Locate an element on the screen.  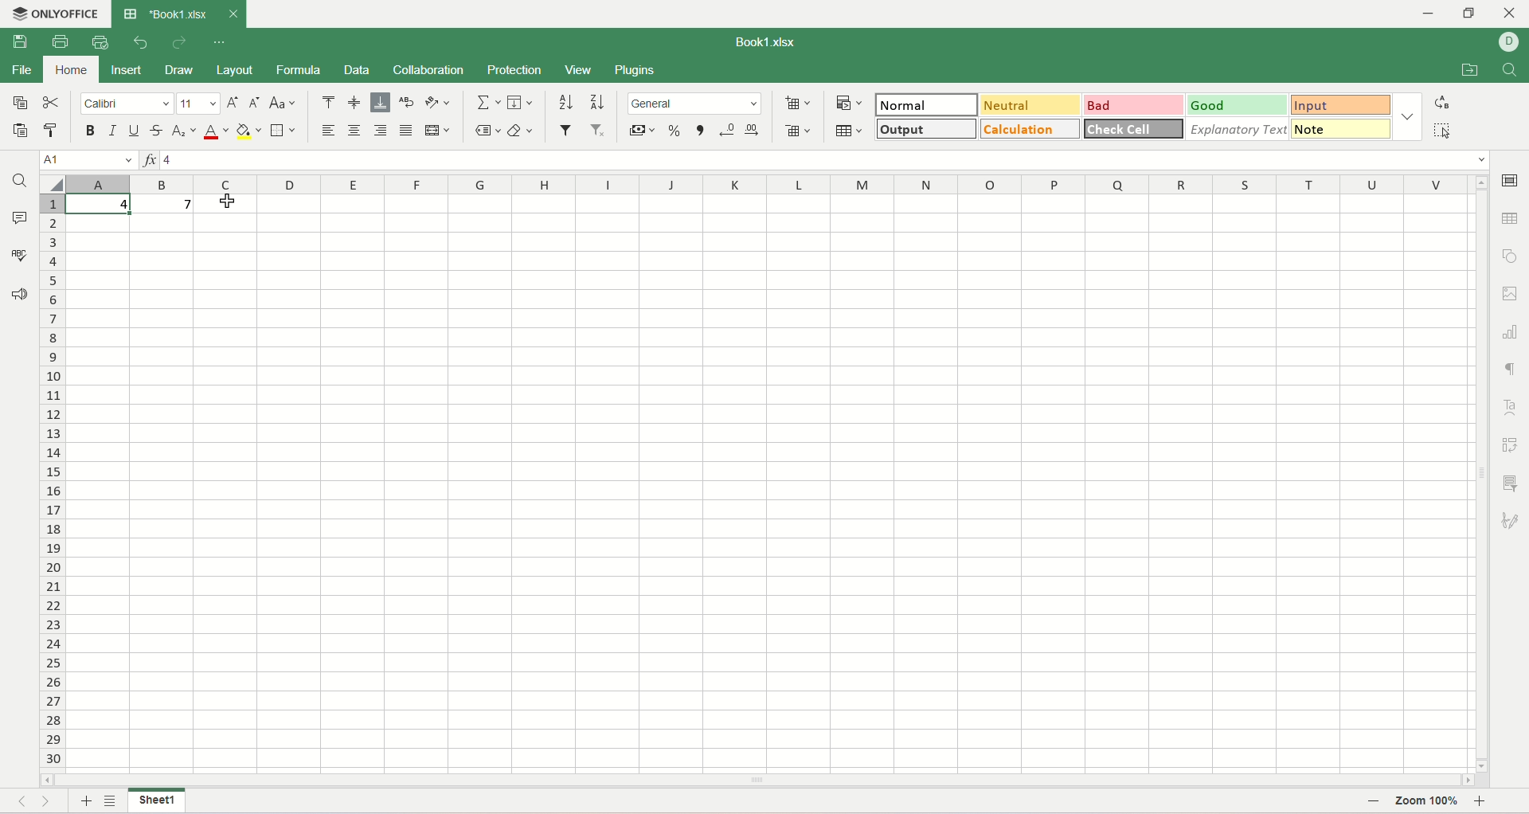
calibri is located at coordinates (127, 104).